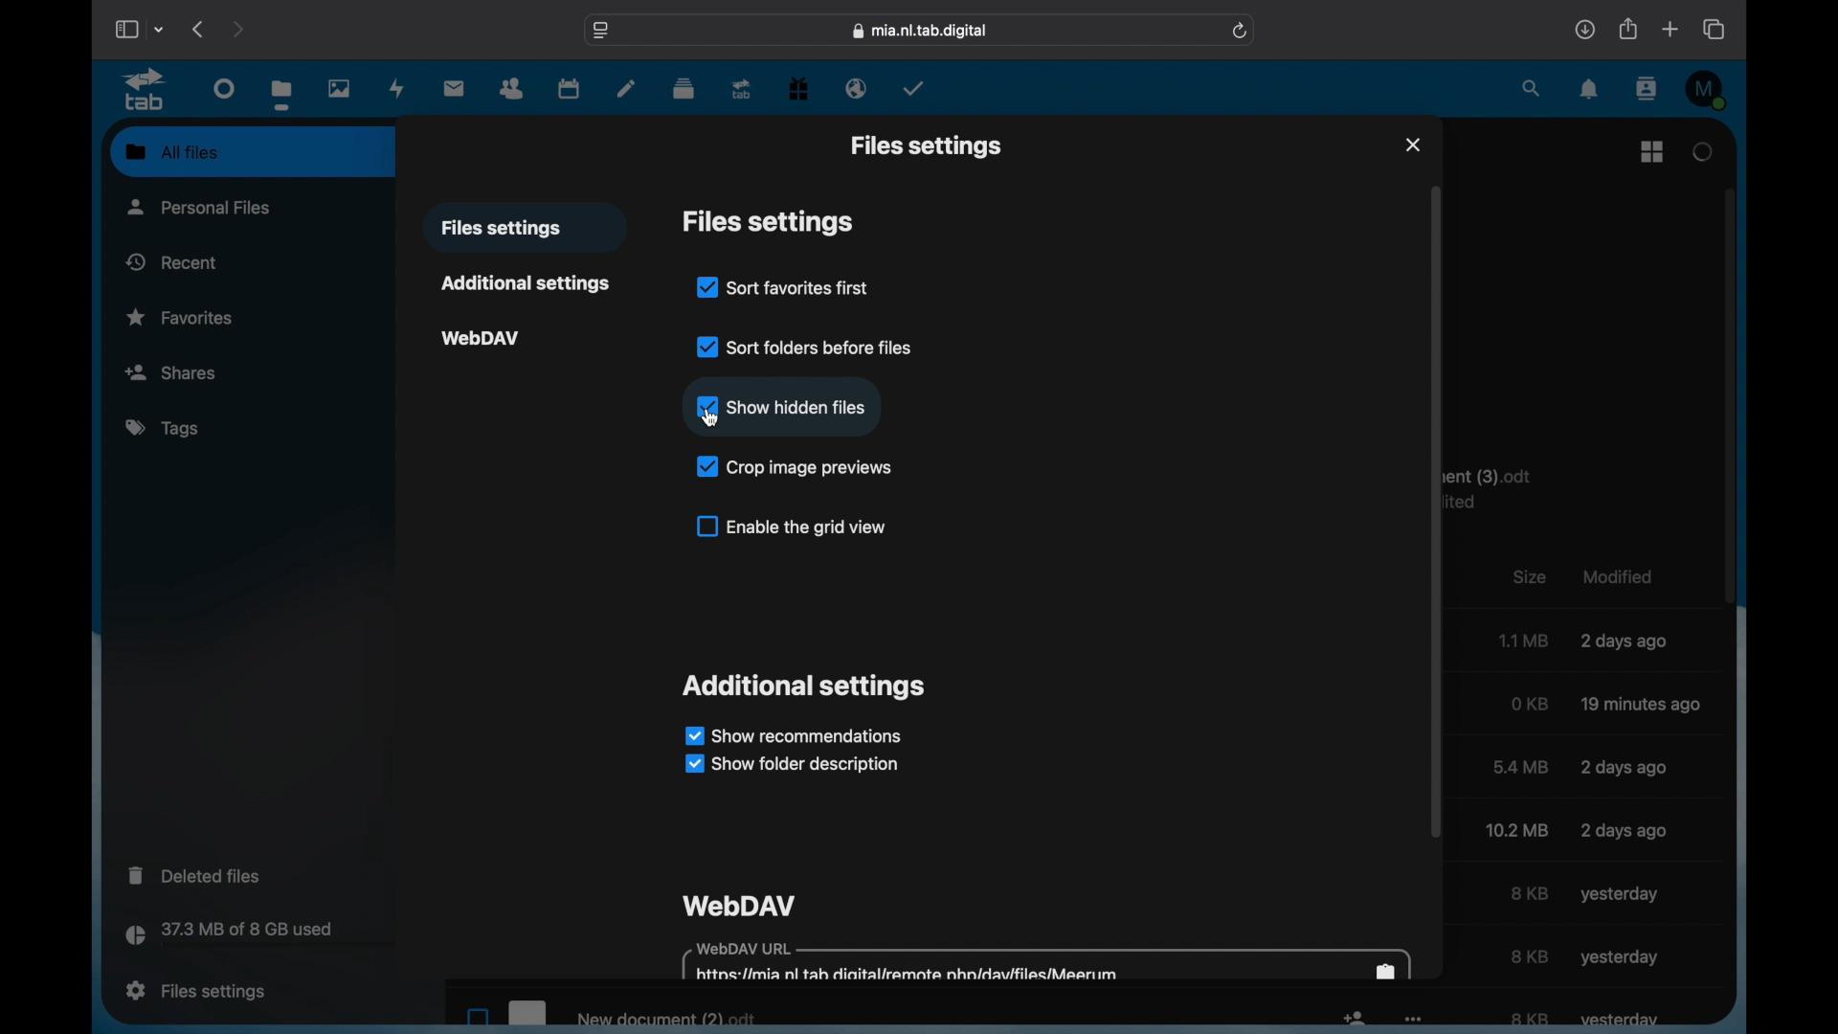  What do you see at coordinates (1730, 394) in the screenshot?
I see `scroll box` at bounding box center [1730, 394].